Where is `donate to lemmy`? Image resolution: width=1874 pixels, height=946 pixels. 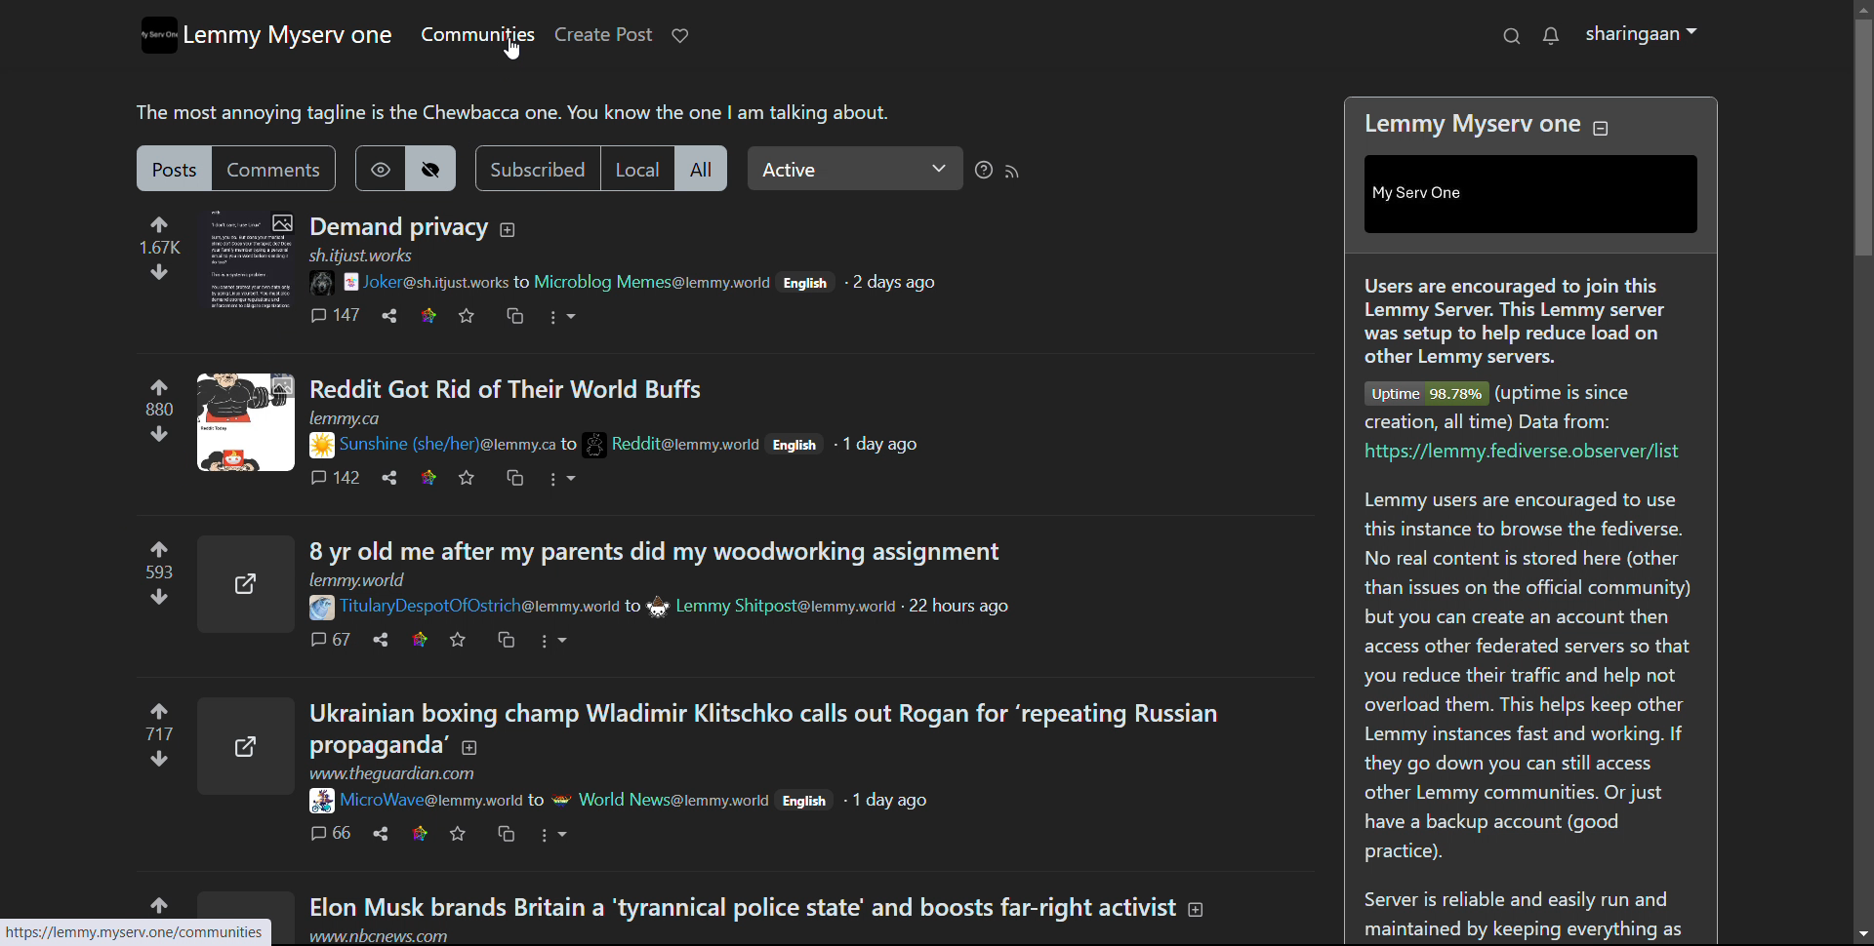
donate to lemmy is located at coordinates (680, 35).